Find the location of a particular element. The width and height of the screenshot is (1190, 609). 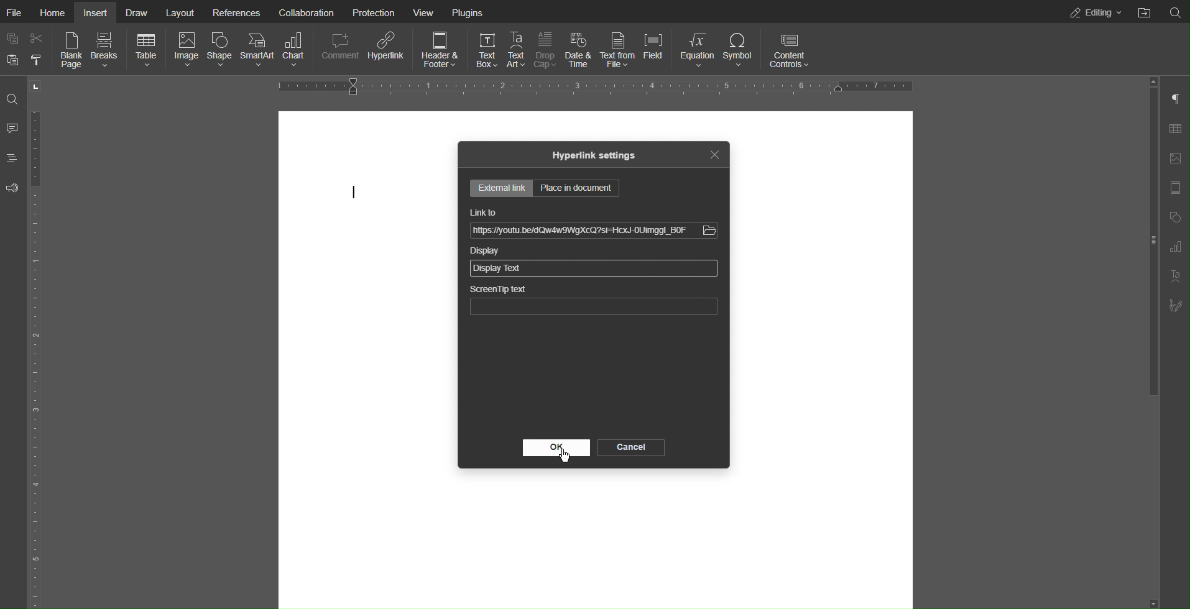

OK is located at coordinates (557, 448).